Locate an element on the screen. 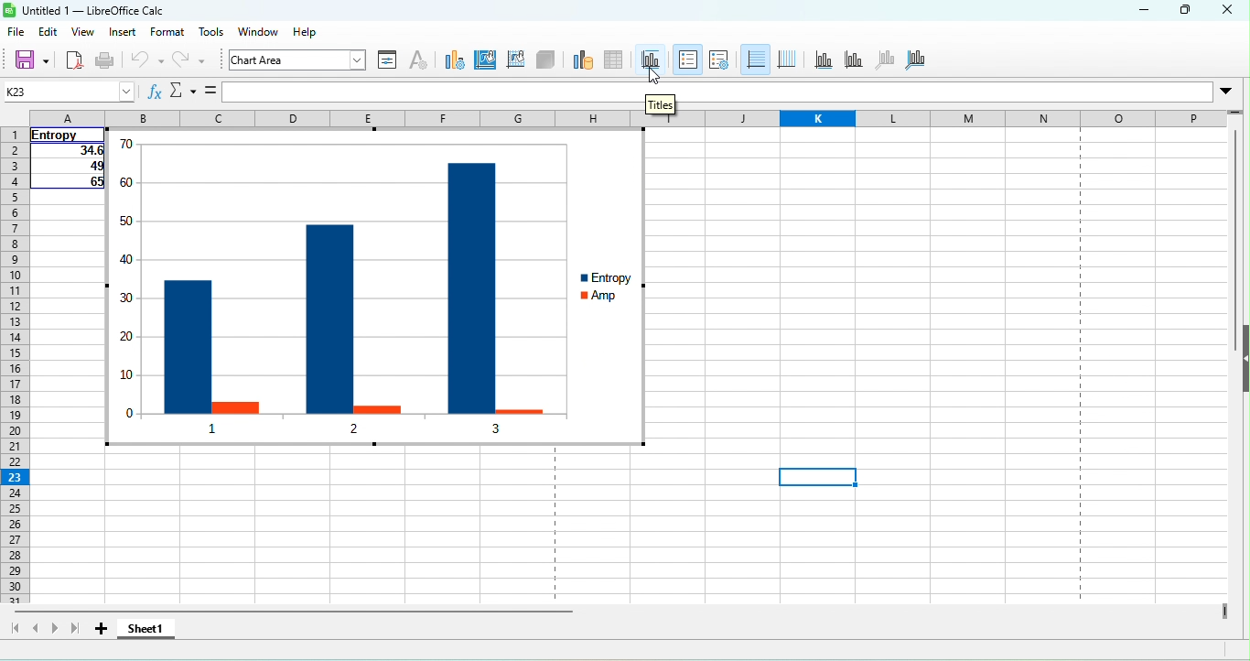 The image size is (1250, 661). horizontal gids is located at coordinates (755, 60).